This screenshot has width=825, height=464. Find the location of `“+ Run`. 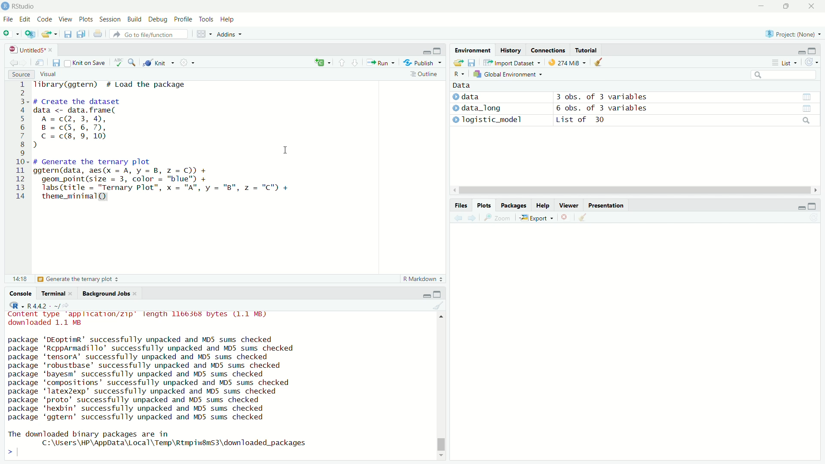

“+ Run is located at coordinates (383, 63).